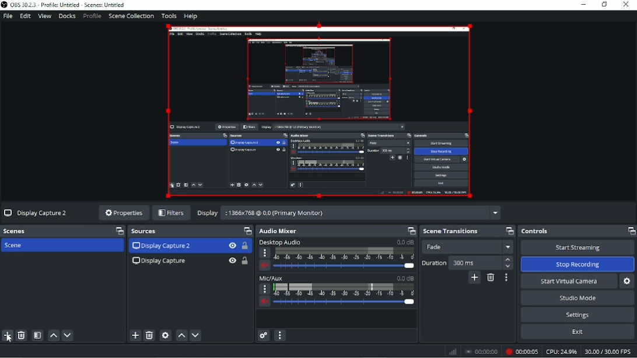 This screenshot has height=358, width=637. What do you see at coordinates (189, 17) in the screenshot?
I see `Help` at bounding box center [189, 17].